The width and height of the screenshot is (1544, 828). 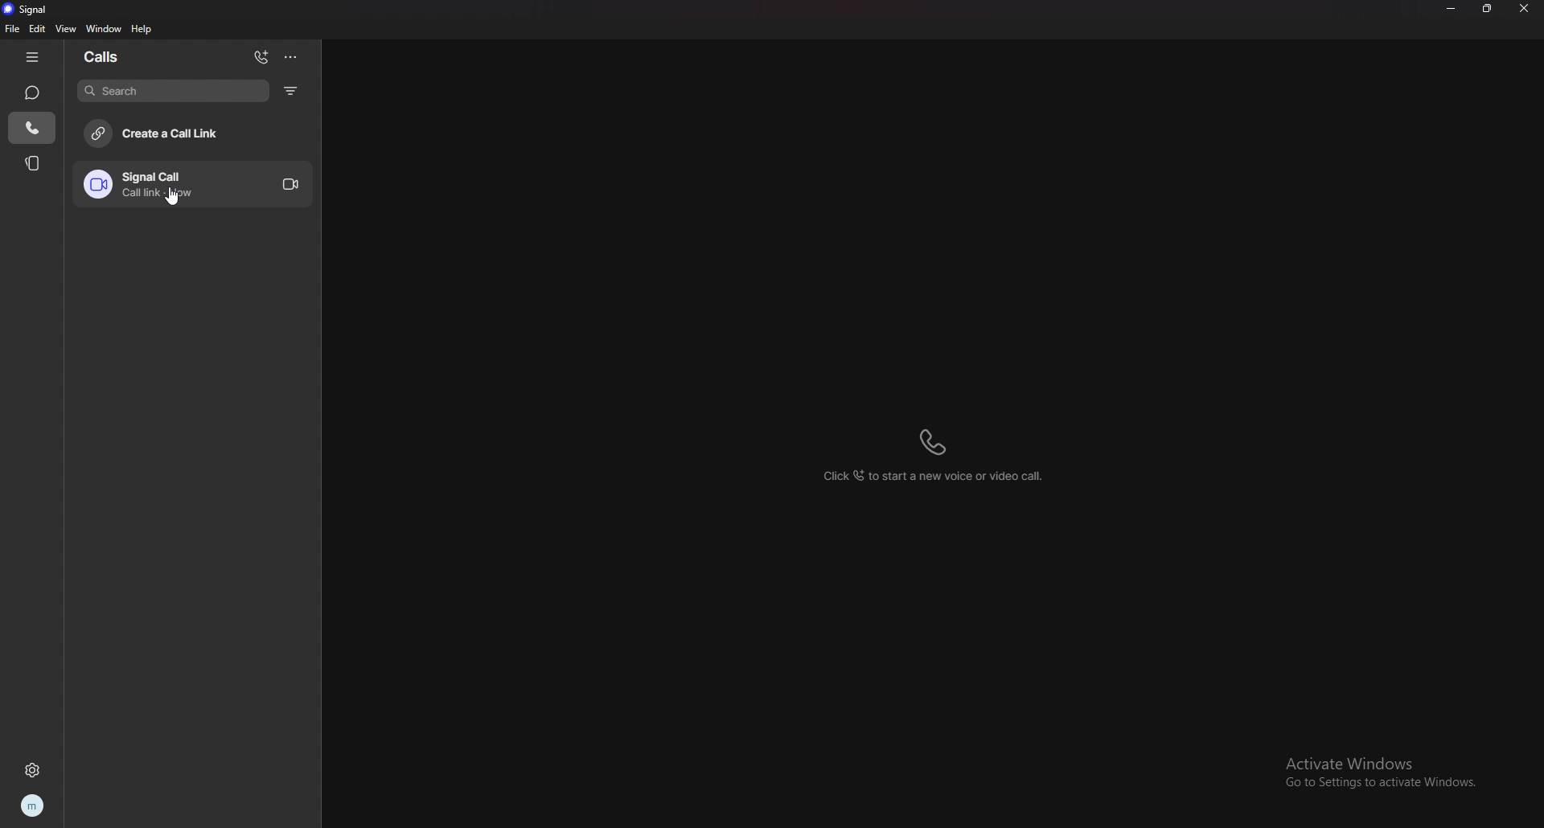 I want to click on signal, so click(x=40, y=10).